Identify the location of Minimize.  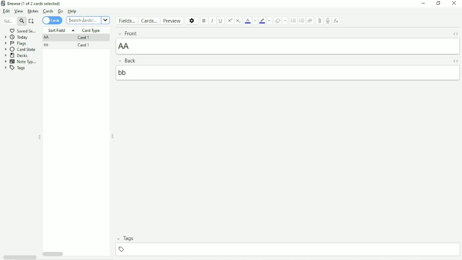
(423, 3).